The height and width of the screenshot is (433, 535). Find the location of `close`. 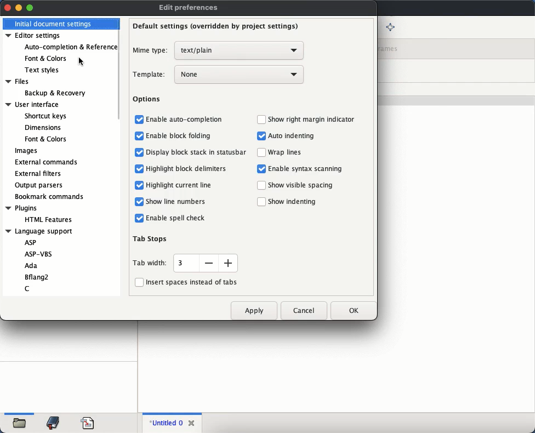

close is located at coordinates (8, 7).